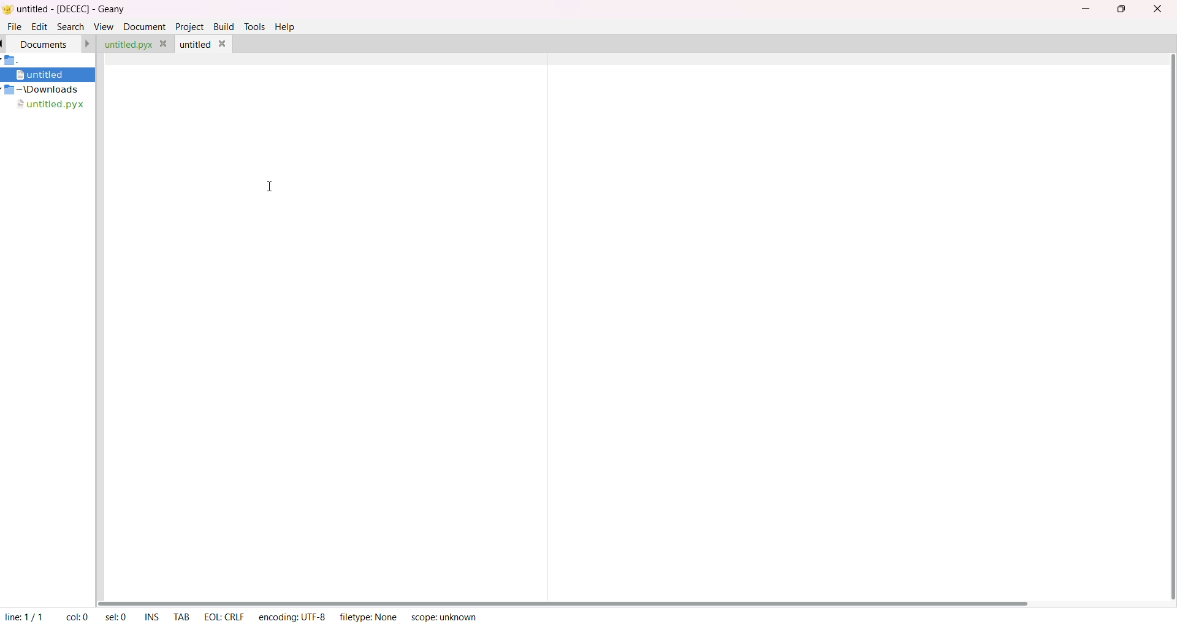 Image resolution: width=1177 pixels, height=624 pixels. I want to click on document, so click(46, 45).